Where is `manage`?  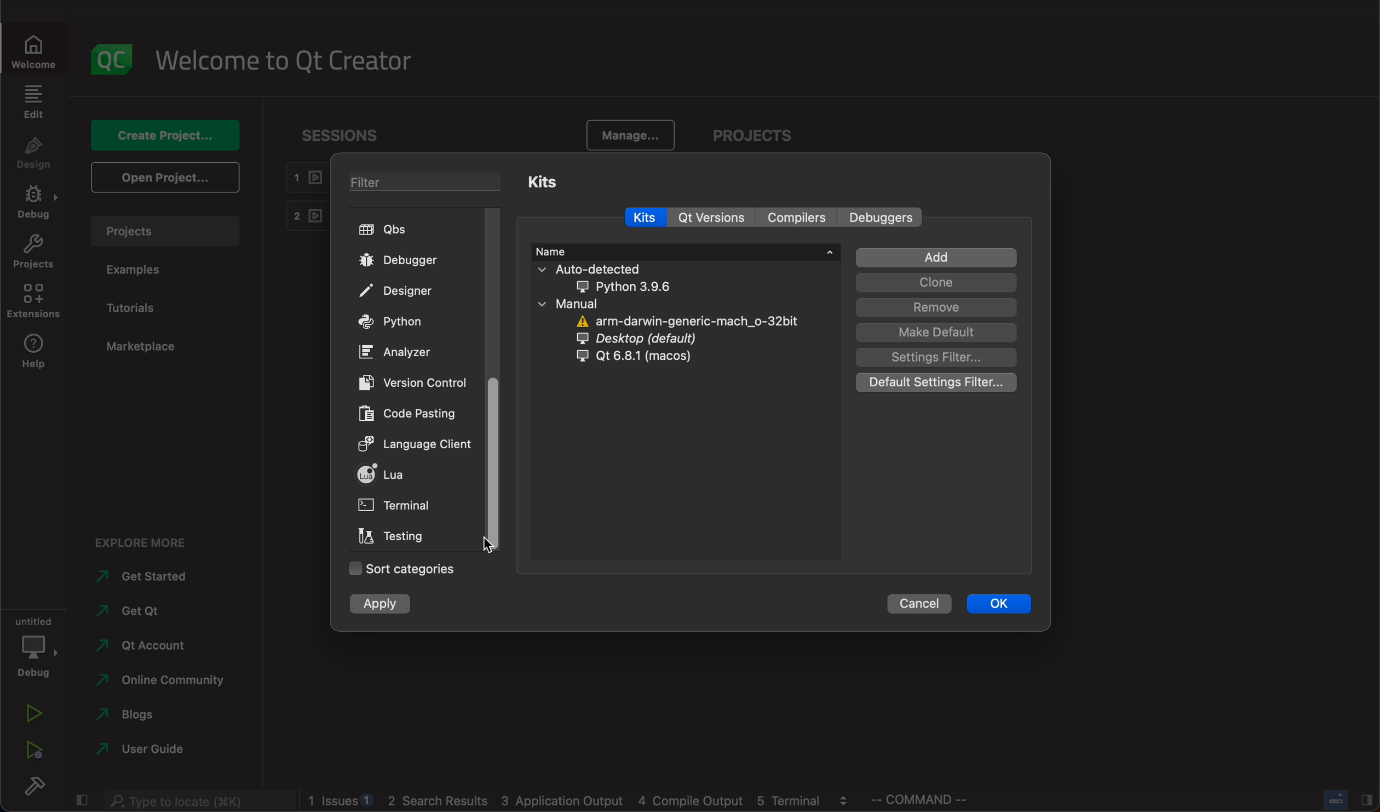
manage is located at coordinates (630, 135).